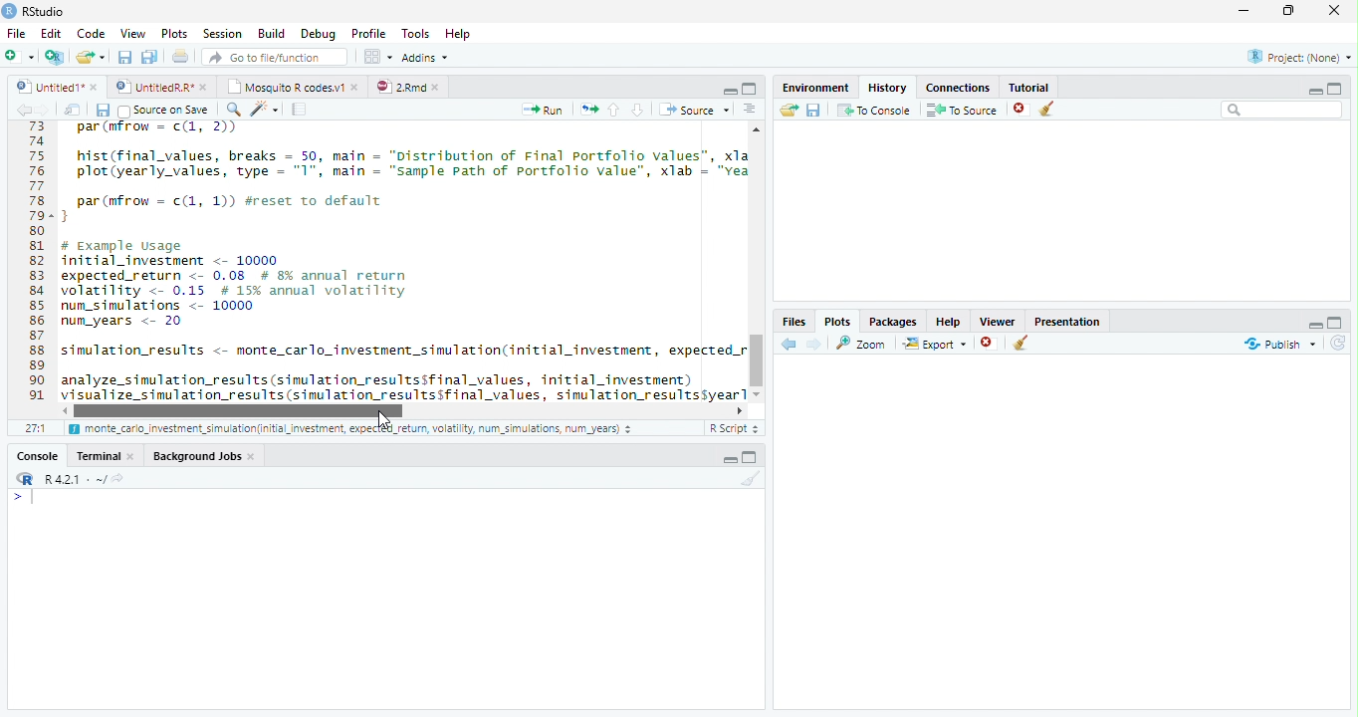  What do you see at coordinates (414, 34) in the screenshot?
I see `Tools` at bounding box center [414, 34].